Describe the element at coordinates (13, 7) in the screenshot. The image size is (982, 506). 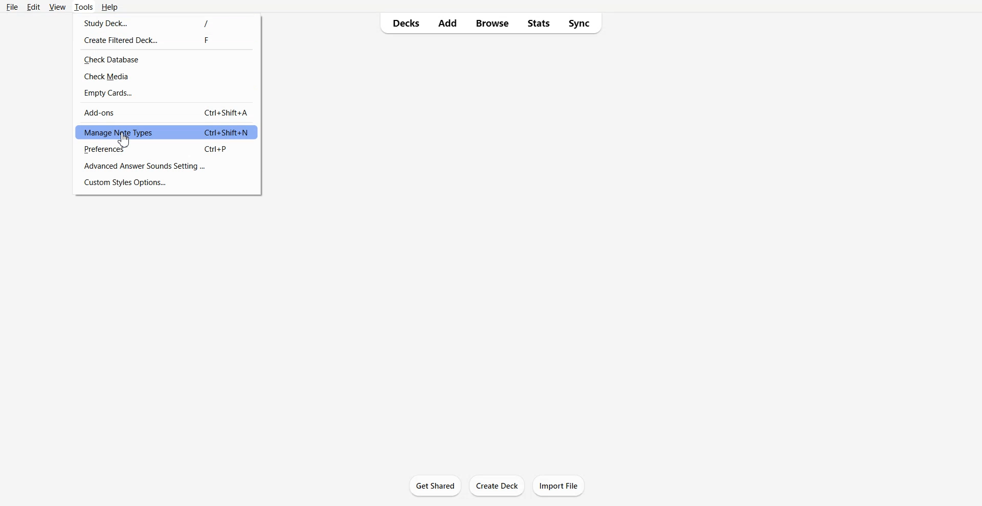
I see `File` at that location.